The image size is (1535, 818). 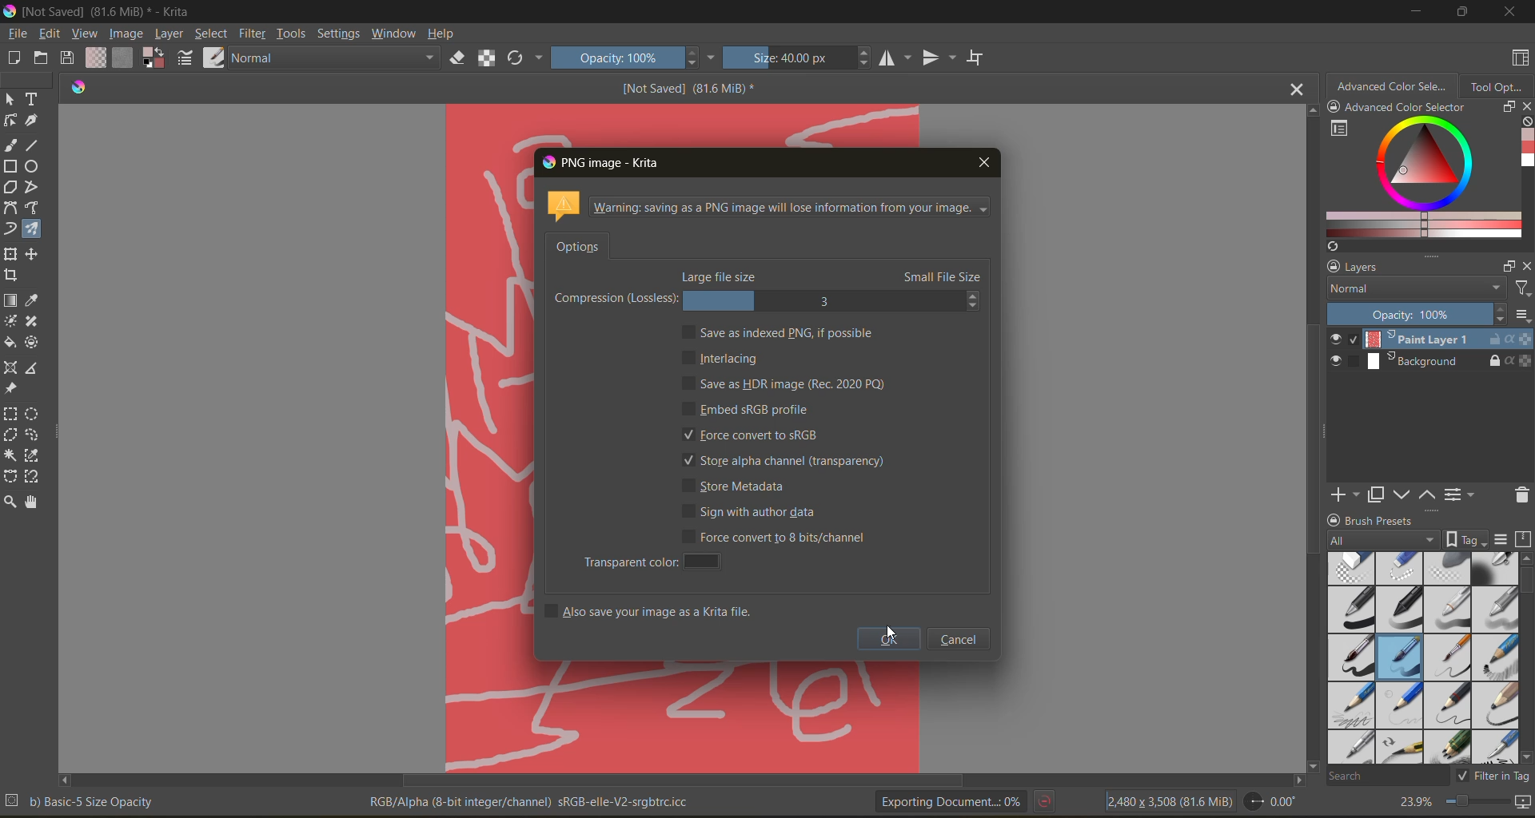 What do you see at coordinates (1270, 801) in the screenshot?
I see `flip angle` at bounding box center [1270, 801].